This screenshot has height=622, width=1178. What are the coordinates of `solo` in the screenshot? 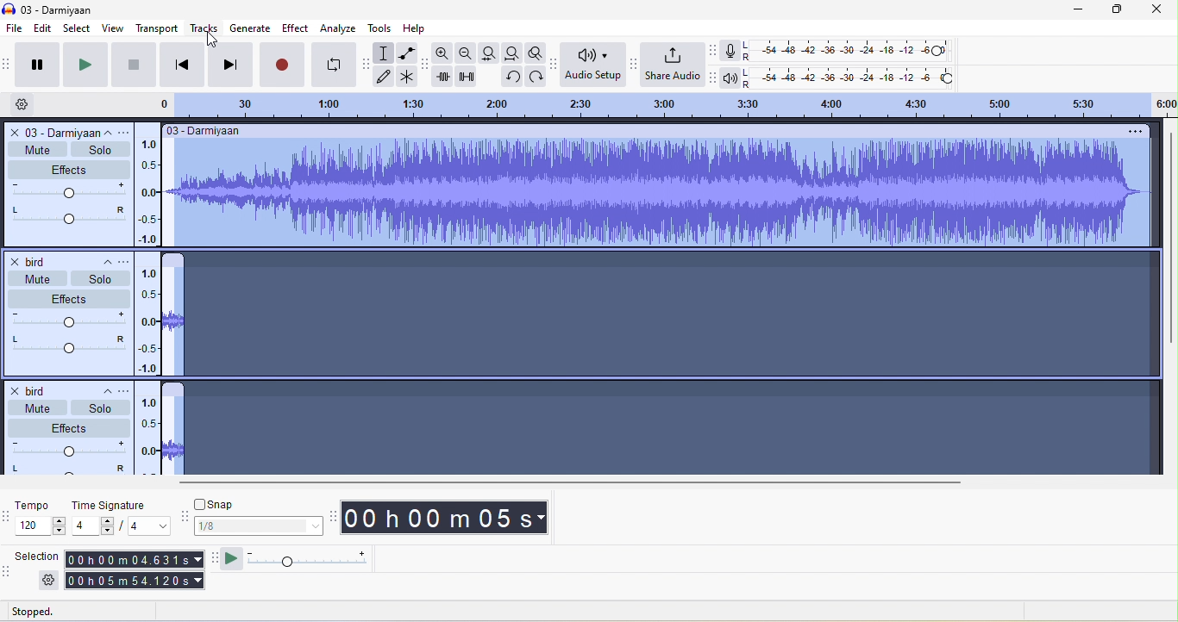 It's located at (100, 407).